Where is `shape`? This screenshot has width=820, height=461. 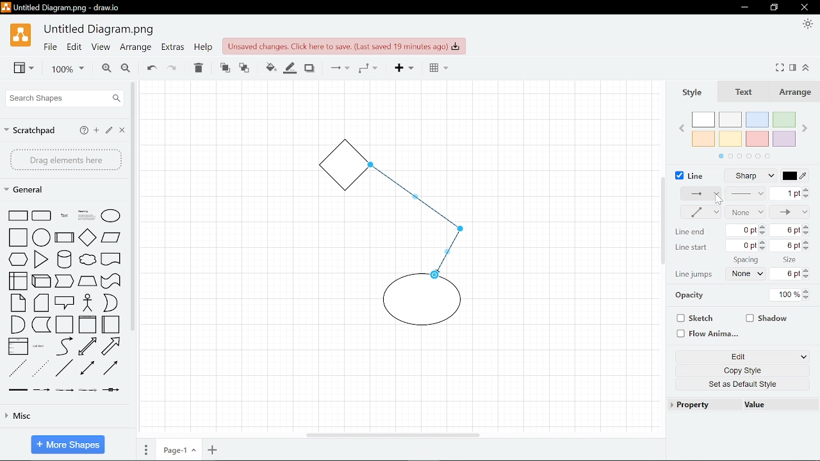
shape is located at coordinates (87, 215).